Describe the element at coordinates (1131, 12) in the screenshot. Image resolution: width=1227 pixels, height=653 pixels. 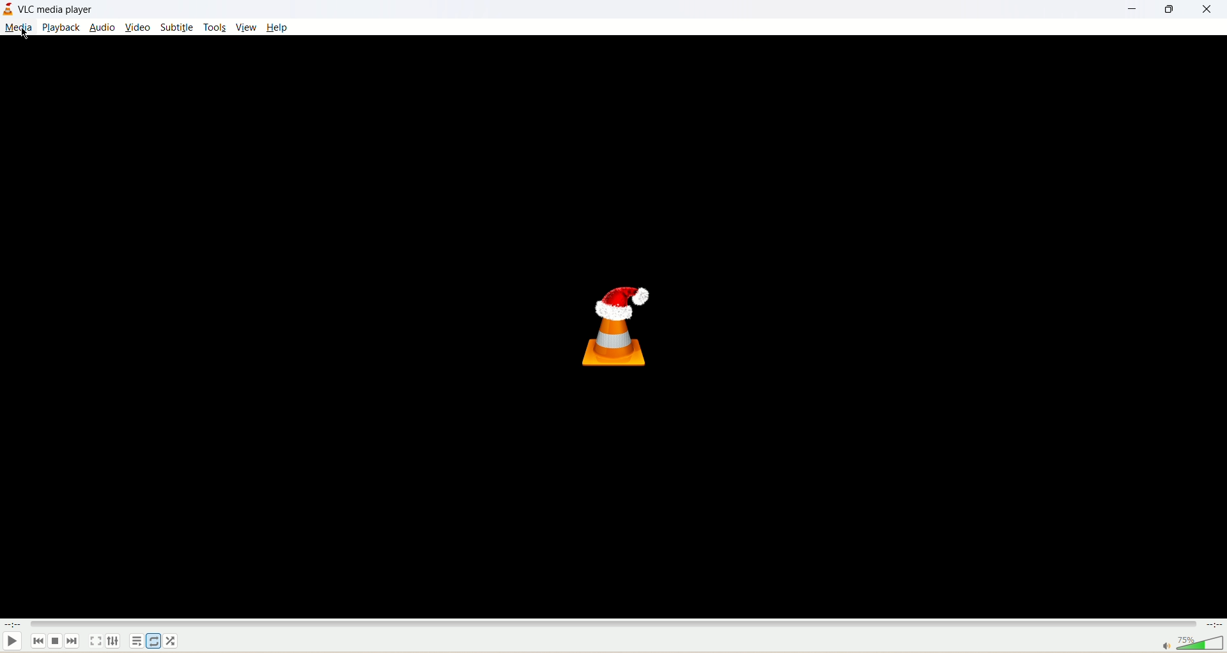
I see `minimize` at that location.